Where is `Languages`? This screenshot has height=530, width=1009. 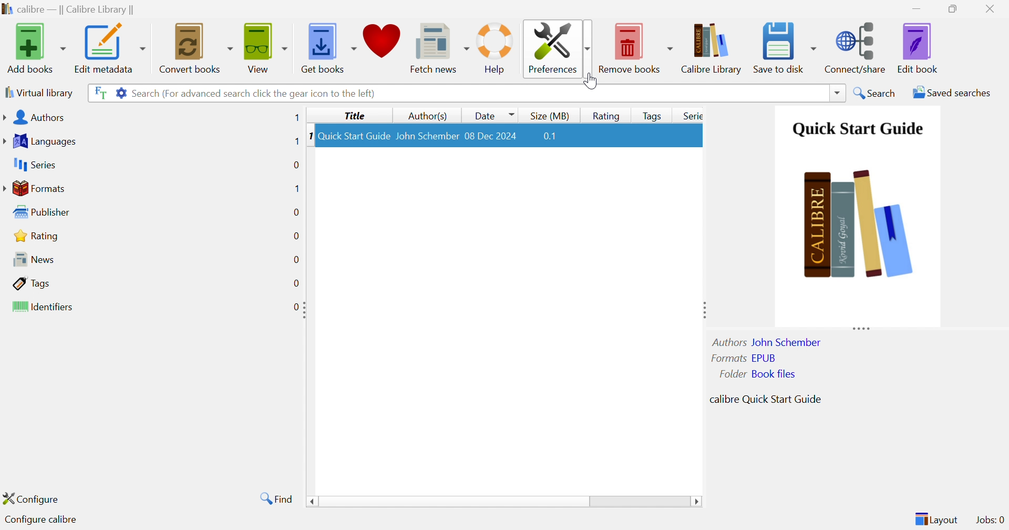
Languages is located at coordinates (42, 141).